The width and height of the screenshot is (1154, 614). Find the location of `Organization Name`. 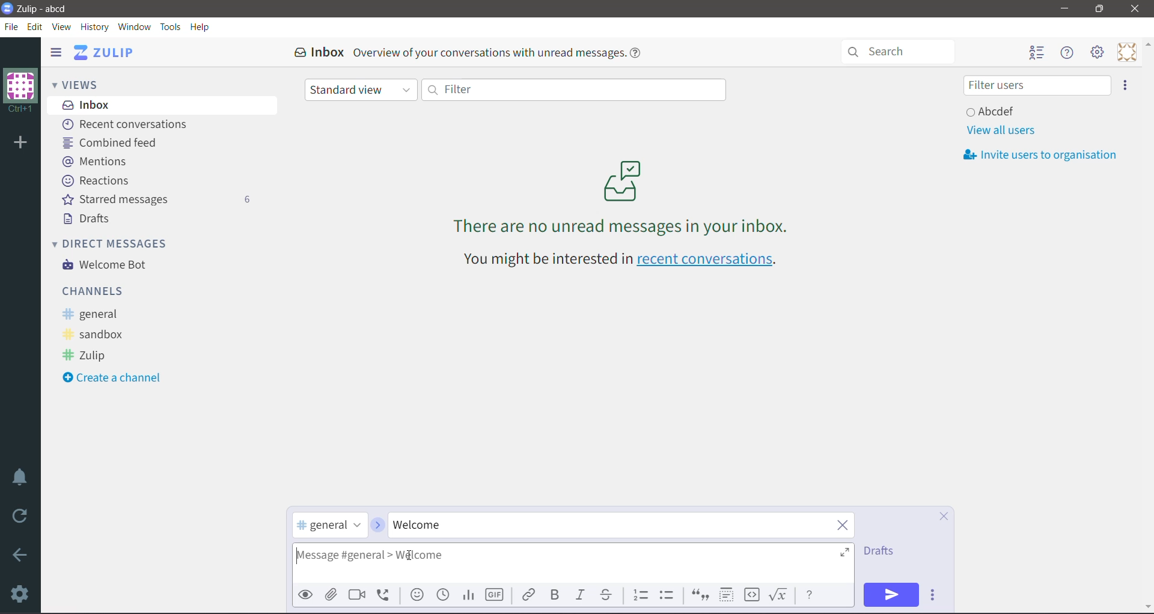

Organization Name is located at coordinates (20, 91).